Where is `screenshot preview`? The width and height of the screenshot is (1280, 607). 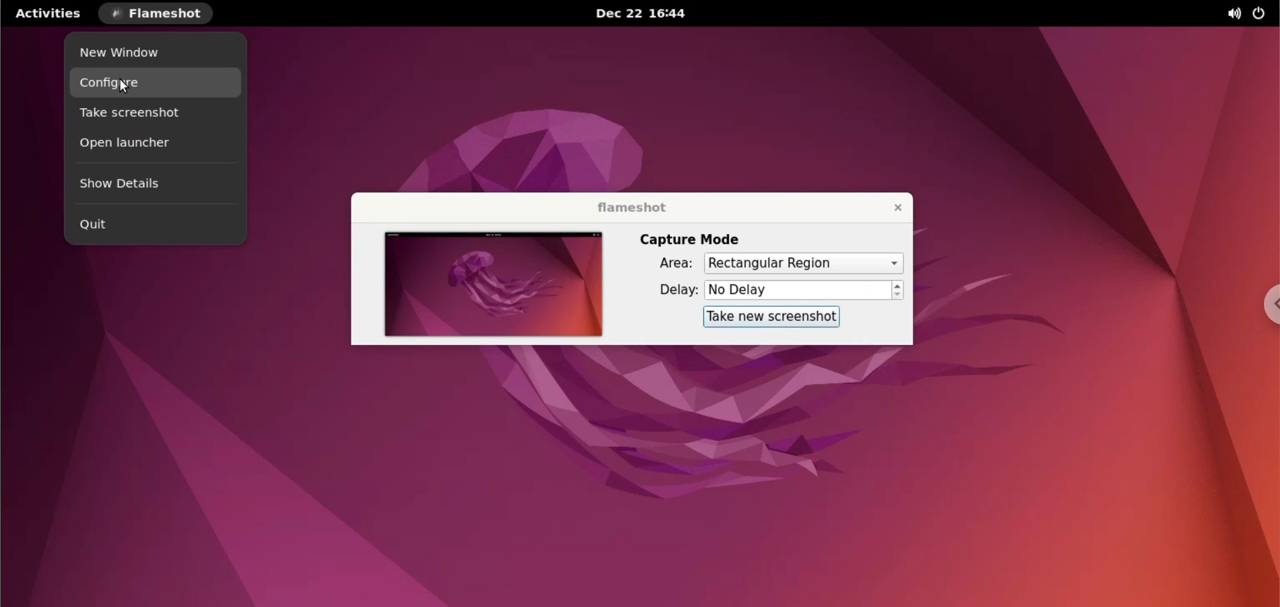 screenshot preview is located at coordinates (491, 285).